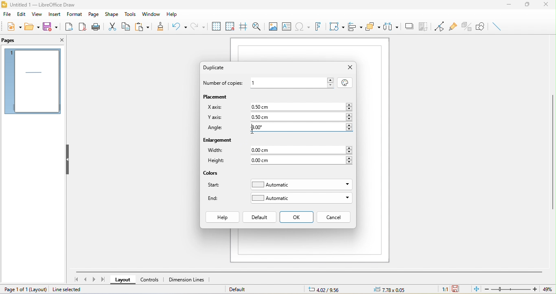 The height and width of the screenshot is (294, 556). Describe the element at coordinates (292, 82) in the screenshot. I see `1` at that location.